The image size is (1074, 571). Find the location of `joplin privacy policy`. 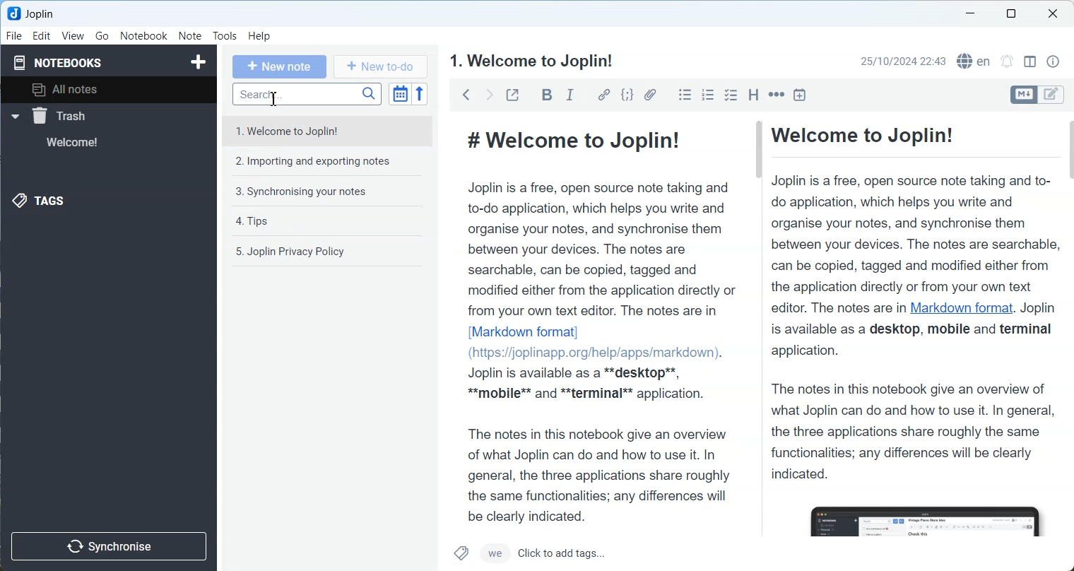

joplin privacy policy is located at coordinates (331, 251).